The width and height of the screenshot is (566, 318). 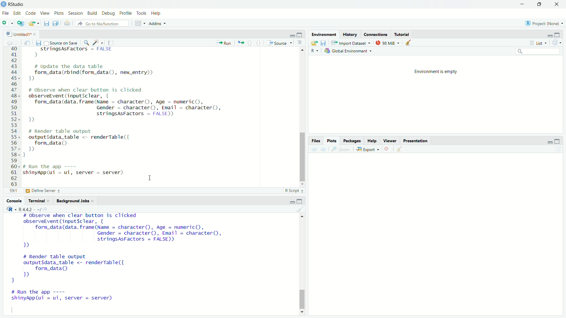 I want to click on string code, so click(x=73, y=52).